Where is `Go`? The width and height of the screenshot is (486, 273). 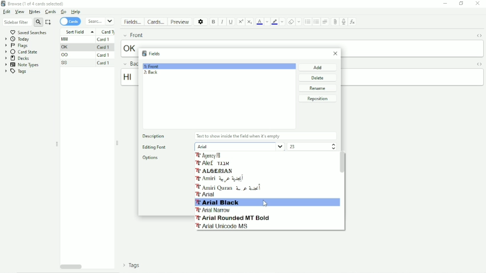 Go is located at coordinates (64, 12).